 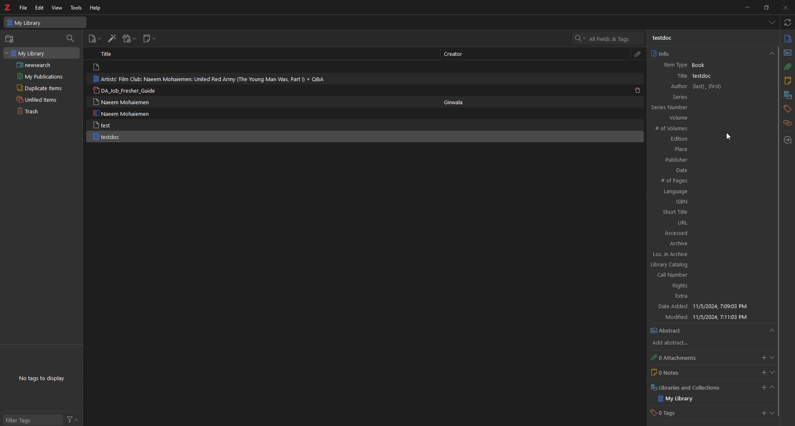 What do you see at coordinates (673, 357) in the screenshot?
I see `0 Attachments` at bounding box center [673, 357].